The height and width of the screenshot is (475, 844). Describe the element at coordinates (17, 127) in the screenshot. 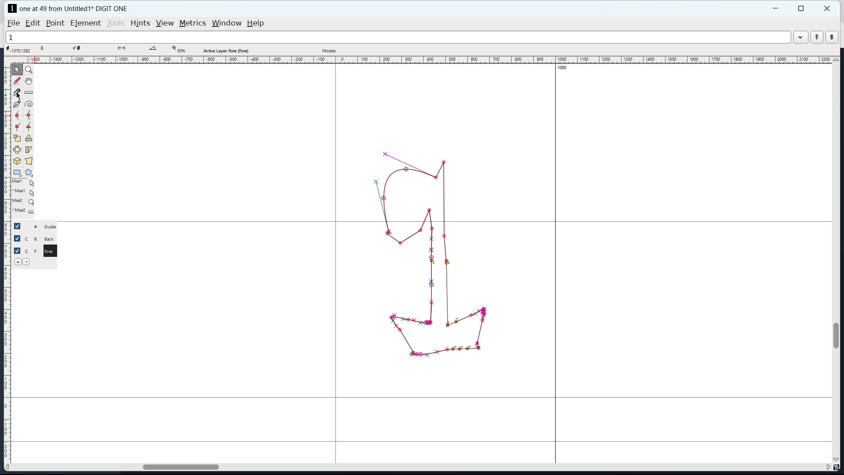

I see `add a corner point` at that location.